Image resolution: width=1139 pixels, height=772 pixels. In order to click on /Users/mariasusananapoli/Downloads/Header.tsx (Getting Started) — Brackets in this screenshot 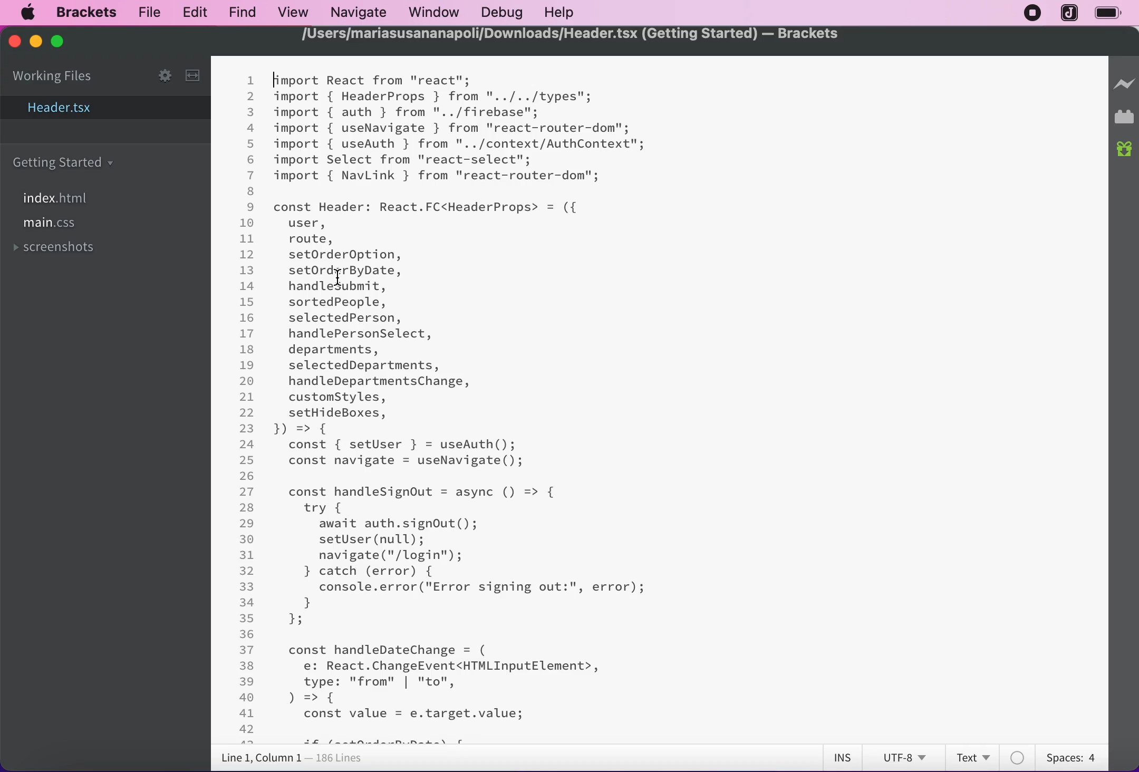, I will do `click(571, 34)`.